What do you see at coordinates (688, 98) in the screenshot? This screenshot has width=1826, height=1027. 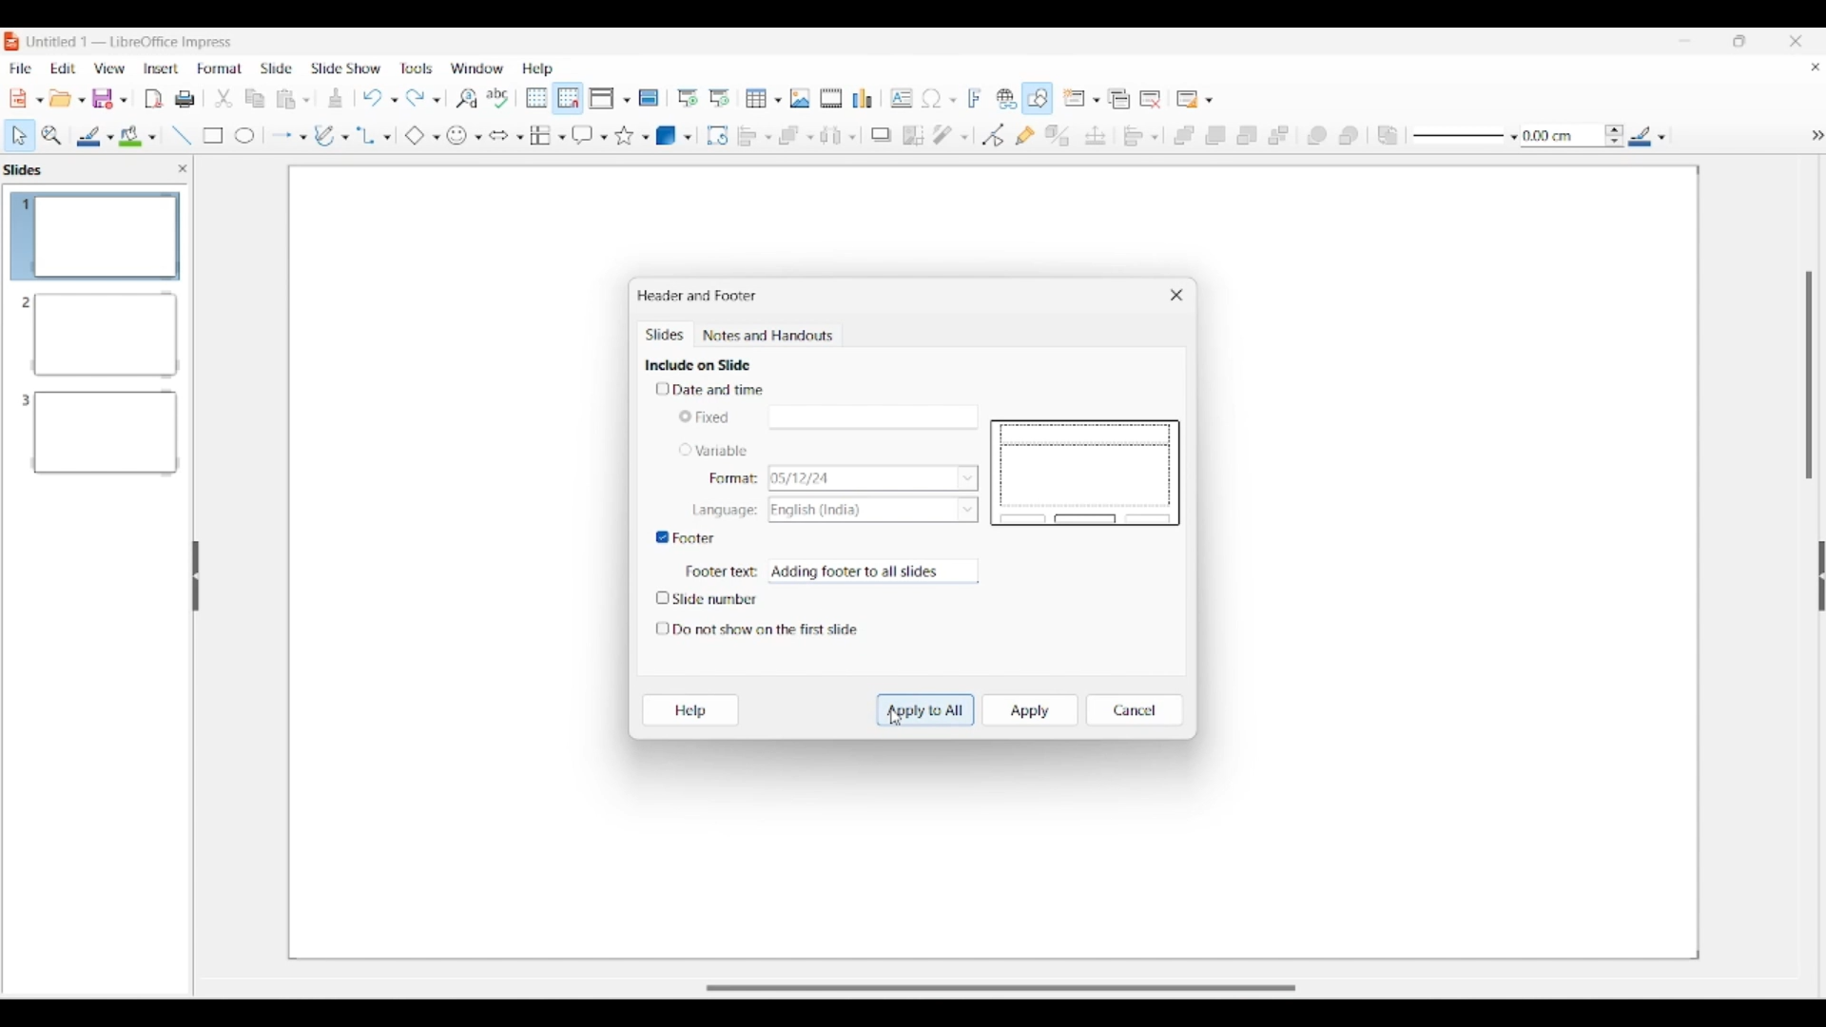 I see `Start from first slide` at bounding box center [688, 98].